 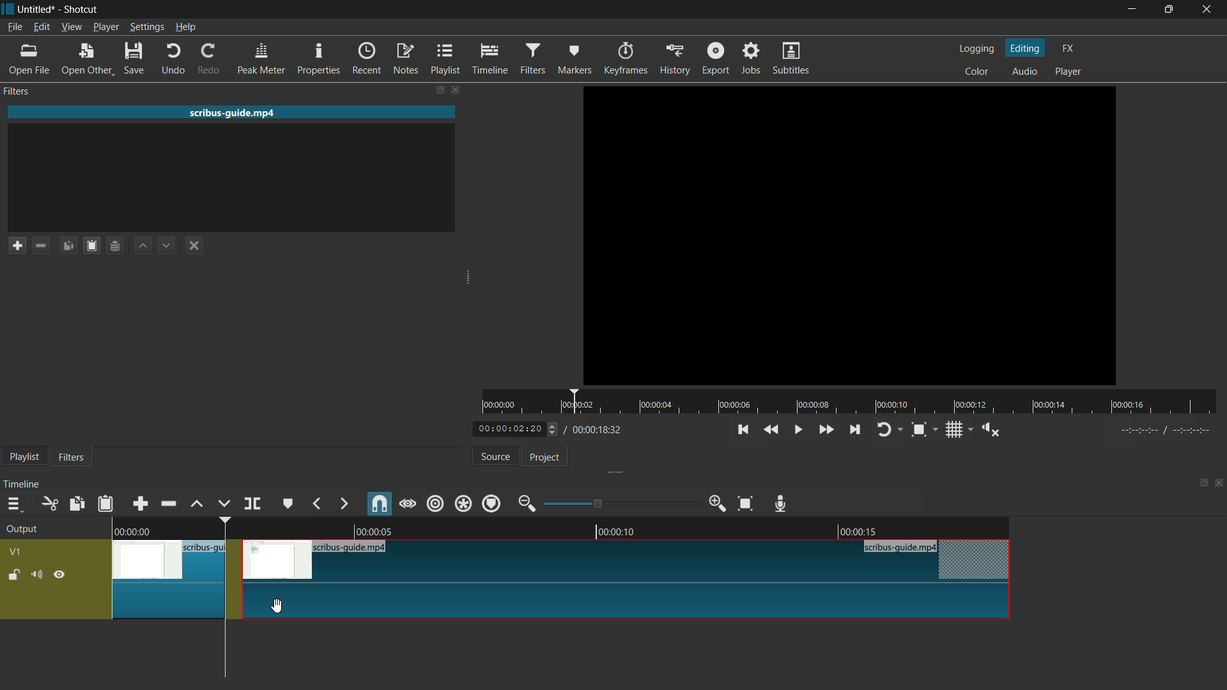 What do you see at coordinates (779, 503) in the screenshot?
I see `record audio` at bounding box center [779, 503].